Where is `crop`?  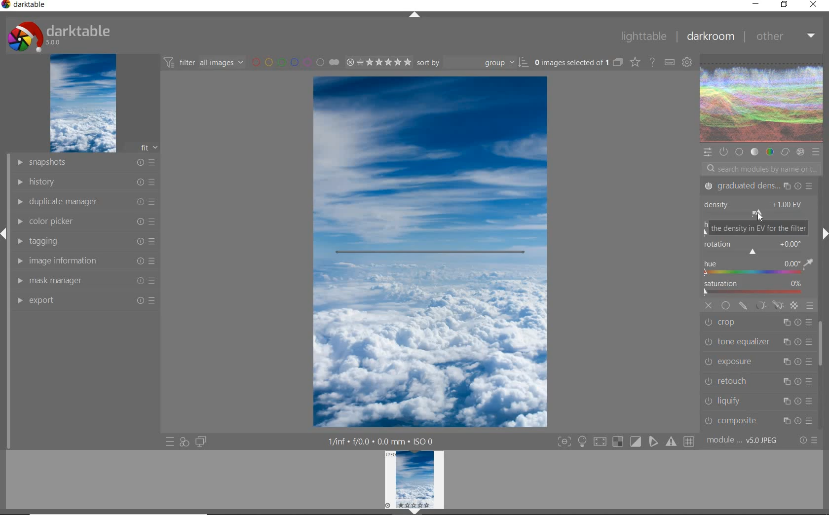 crop is located at coordinates (758, 323).